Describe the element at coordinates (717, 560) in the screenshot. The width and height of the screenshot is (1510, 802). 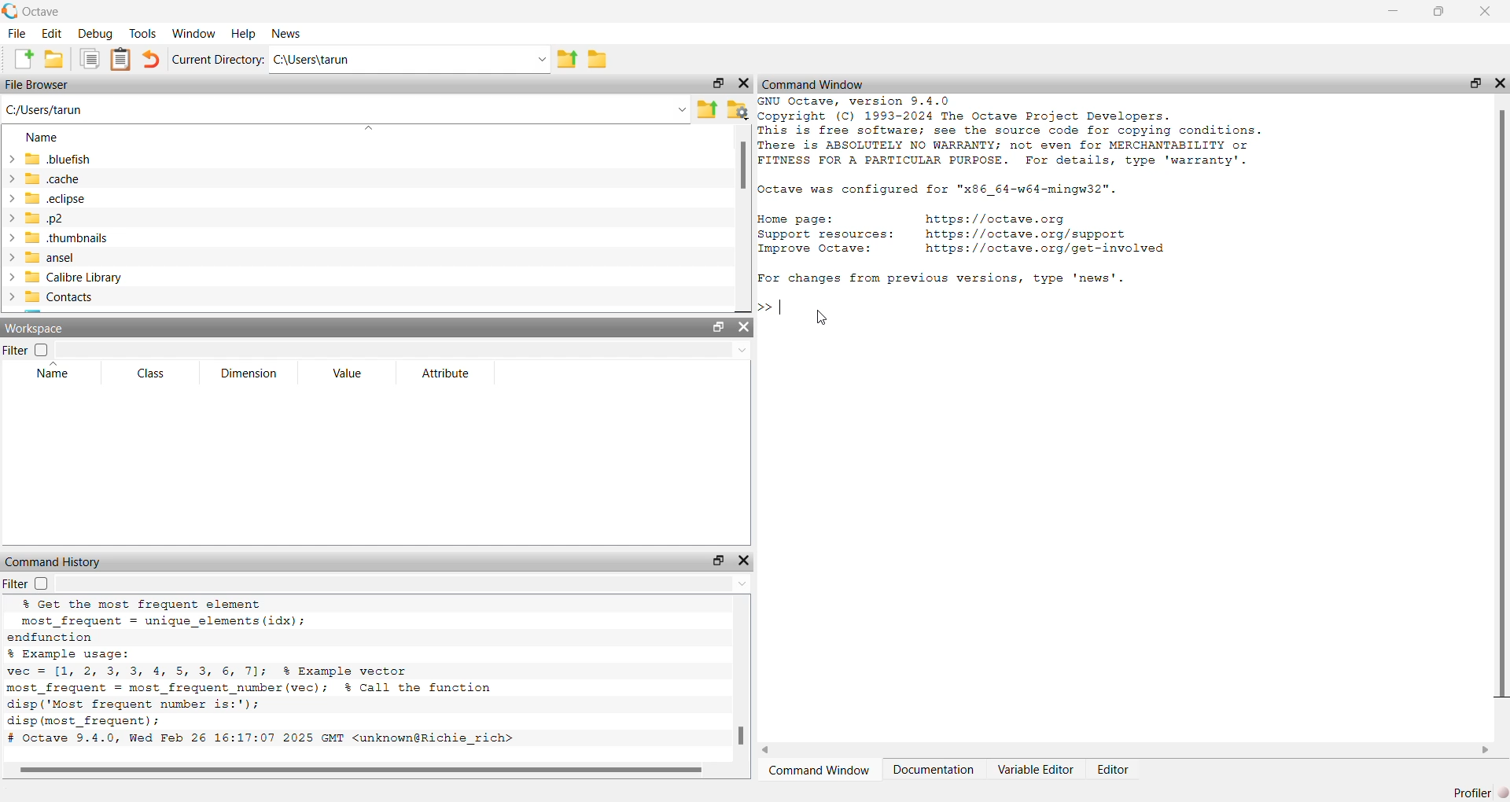
I see `Undock Widget` at that location.